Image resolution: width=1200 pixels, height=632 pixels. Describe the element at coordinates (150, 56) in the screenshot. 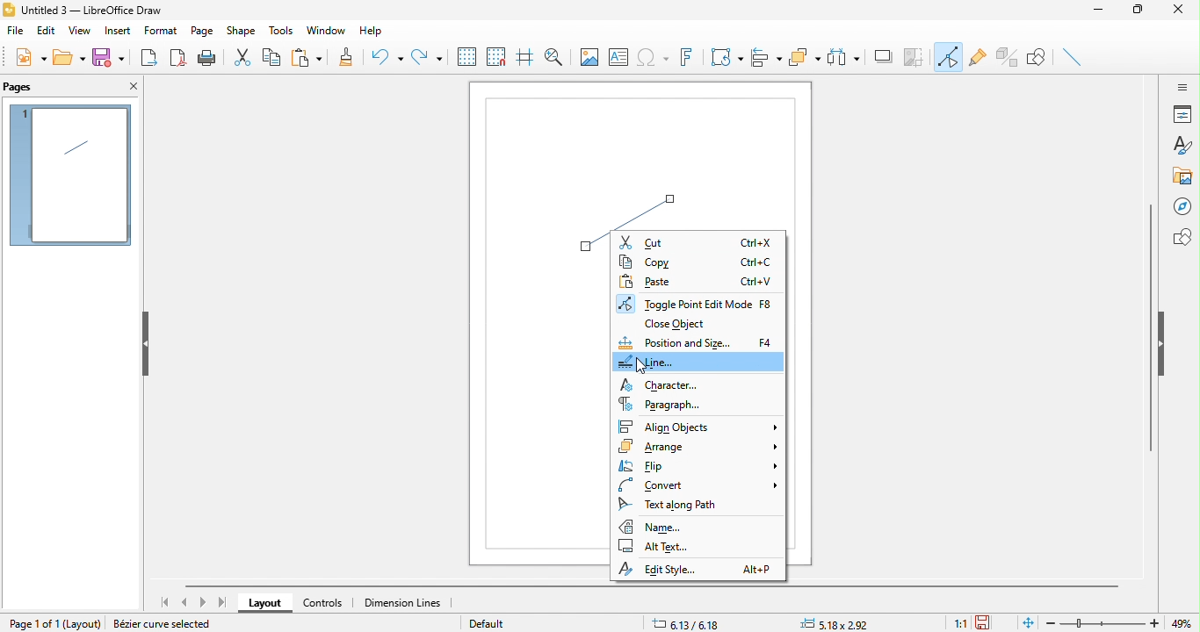

I see `export` at that location.